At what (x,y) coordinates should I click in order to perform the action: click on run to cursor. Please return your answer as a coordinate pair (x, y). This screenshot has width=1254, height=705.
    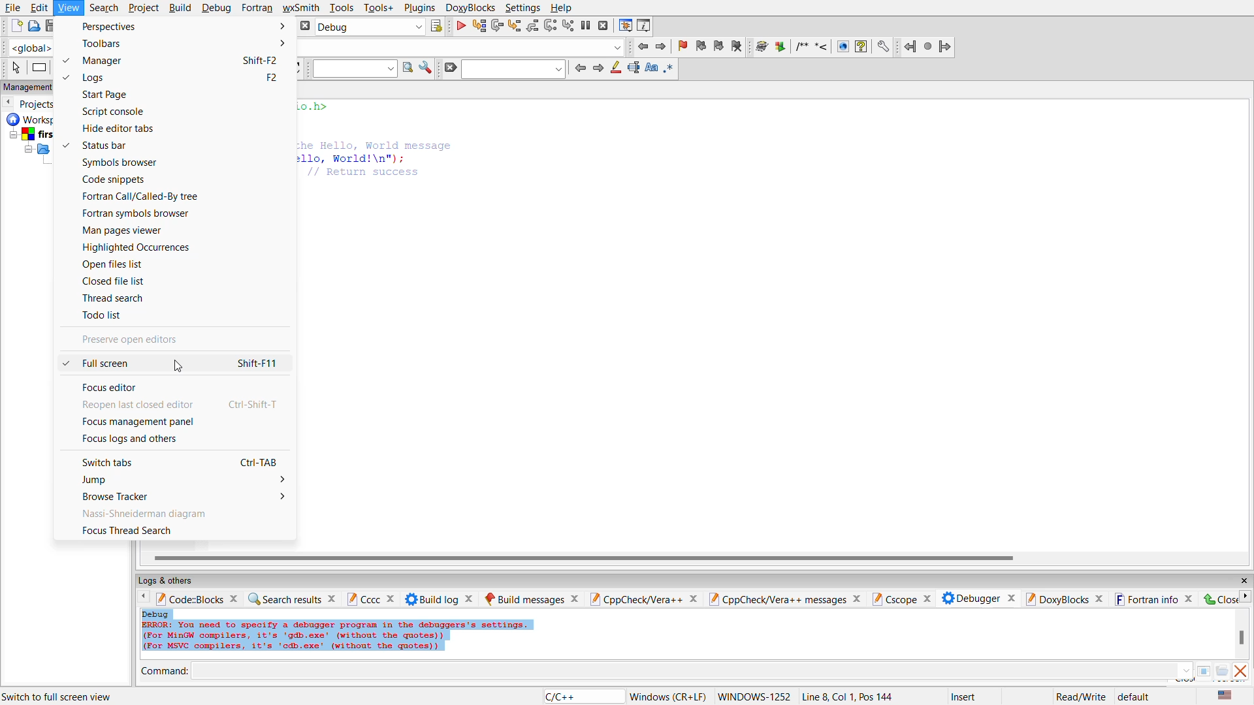
    Looking at the image, I should click on (477, 25).